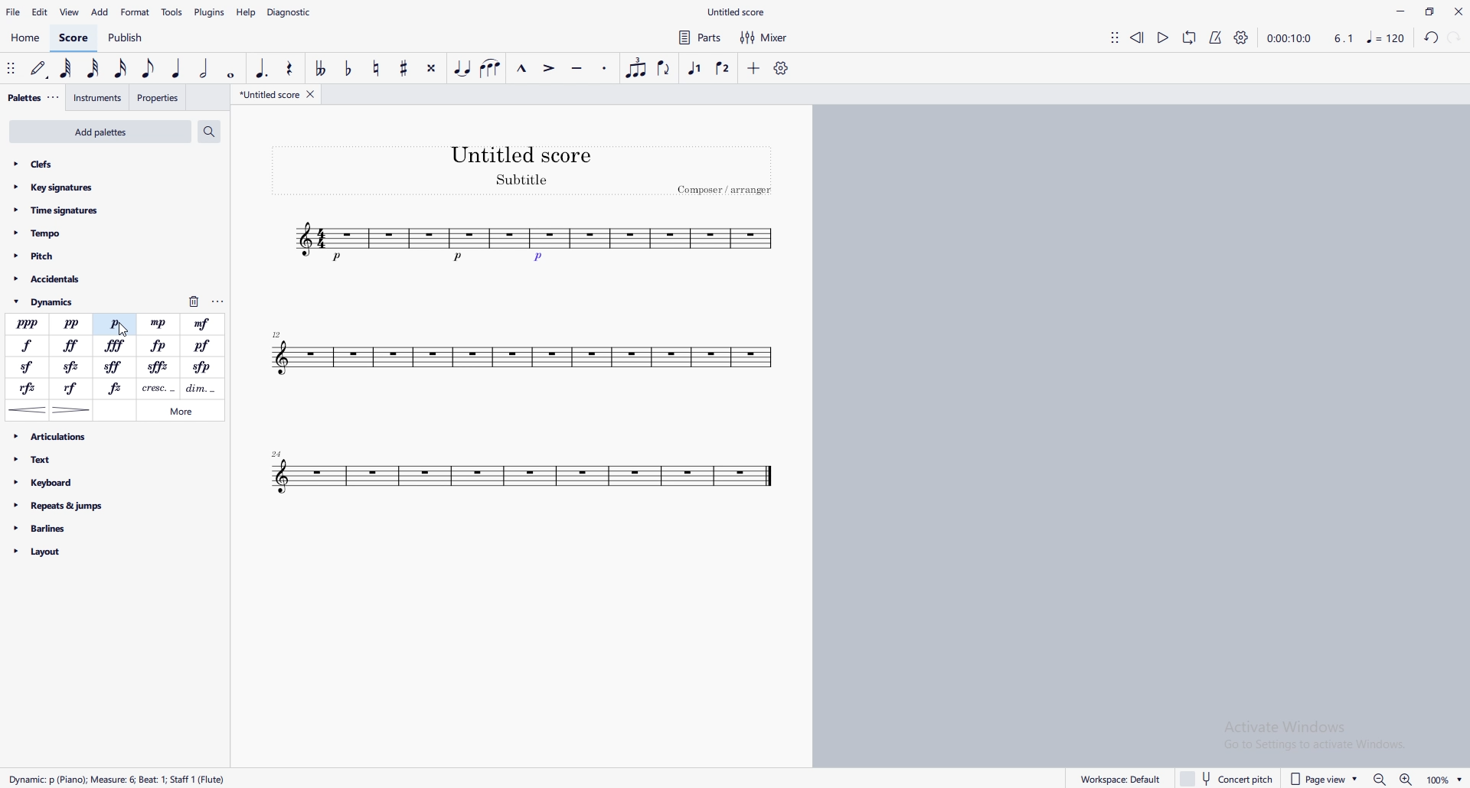 This screenshot has height=788, width=1470. What do you see at coordinates (70, 12) in the screenshot?
I see `view` at bounding box center [70, 12].